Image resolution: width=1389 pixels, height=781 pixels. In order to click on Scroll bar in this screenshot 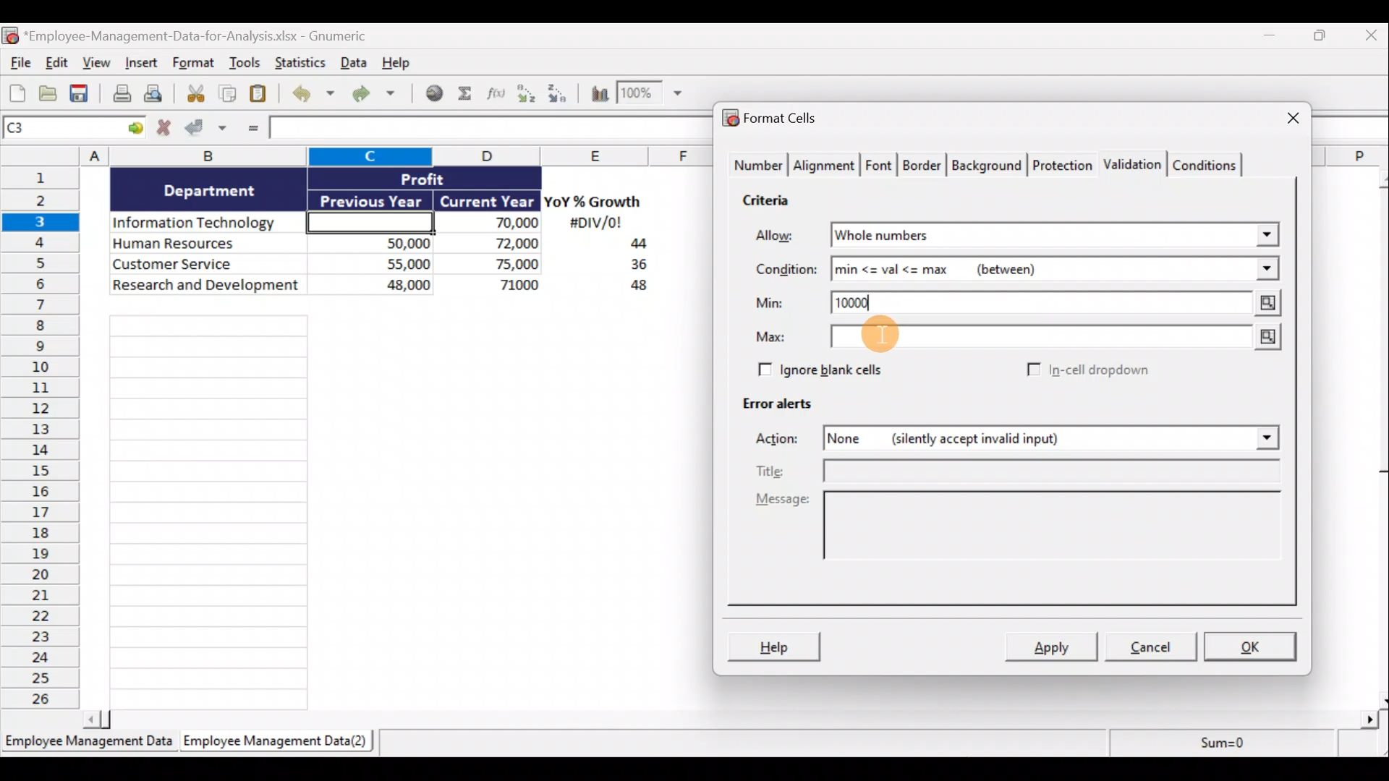, I will do `click(1377, 436)`.